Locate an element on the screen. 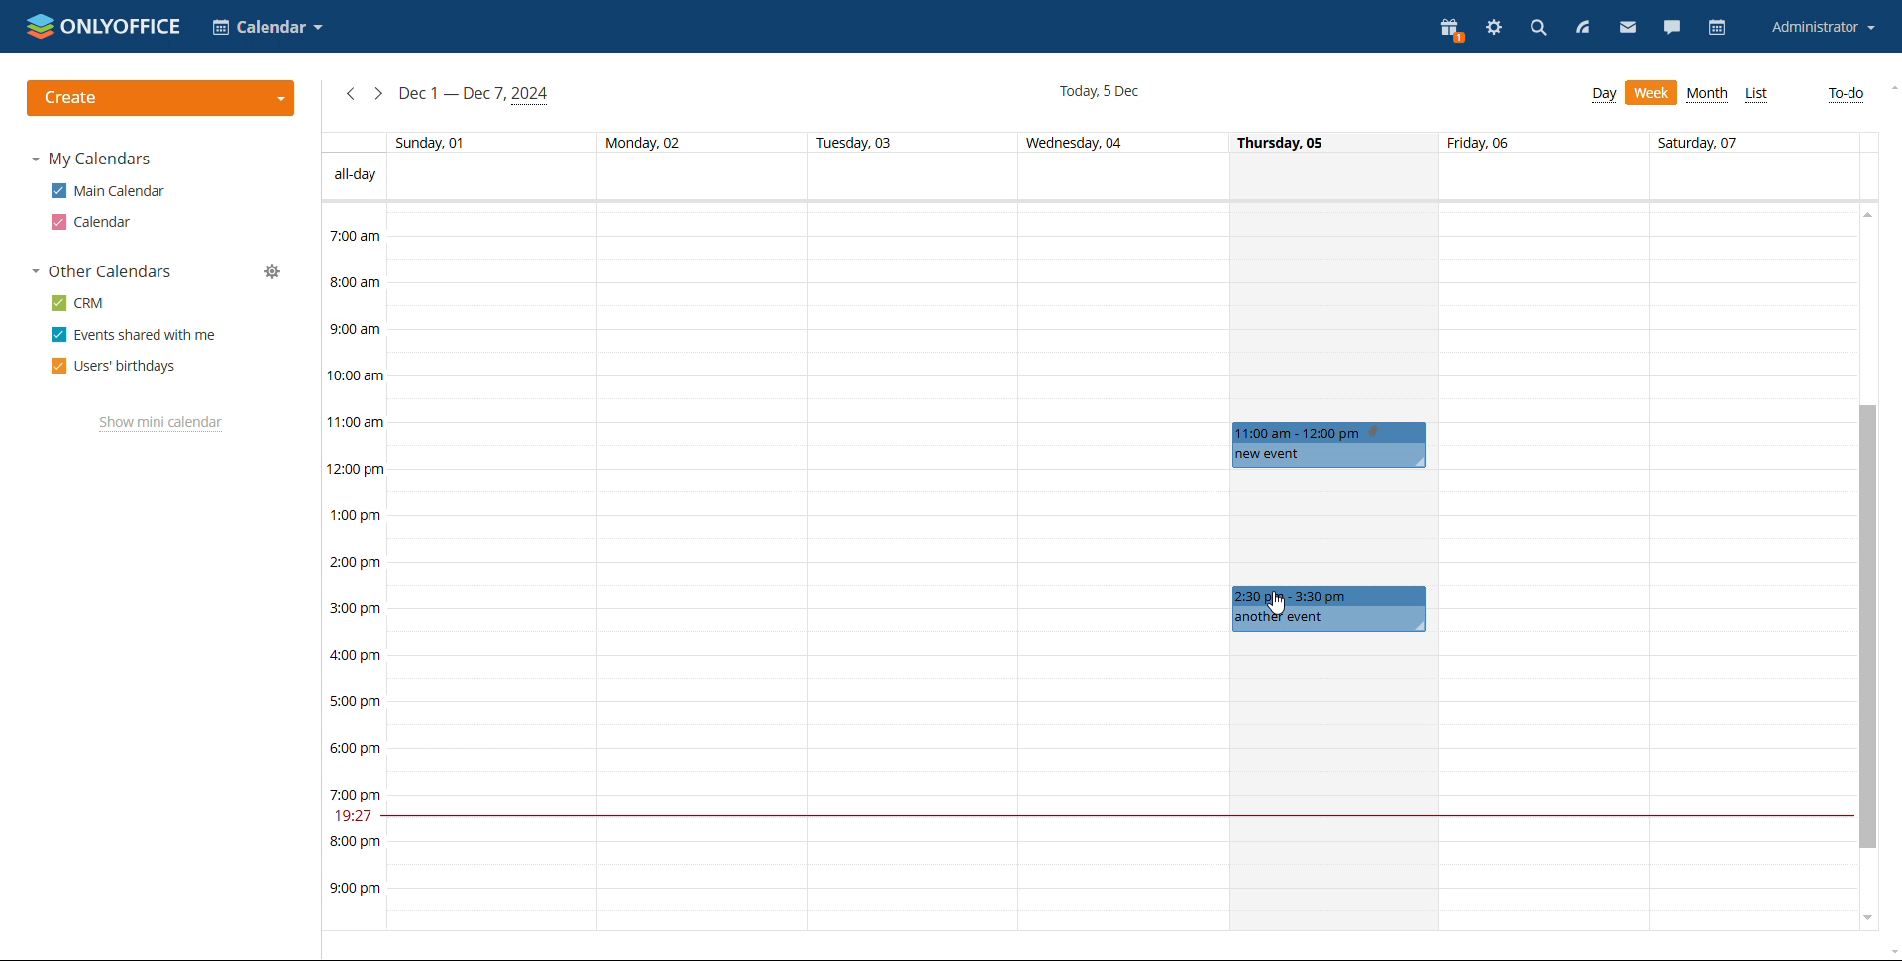 The height and width of the screenshot is (961, 1902). 2:00 pm is located at coordinates (356, 562).